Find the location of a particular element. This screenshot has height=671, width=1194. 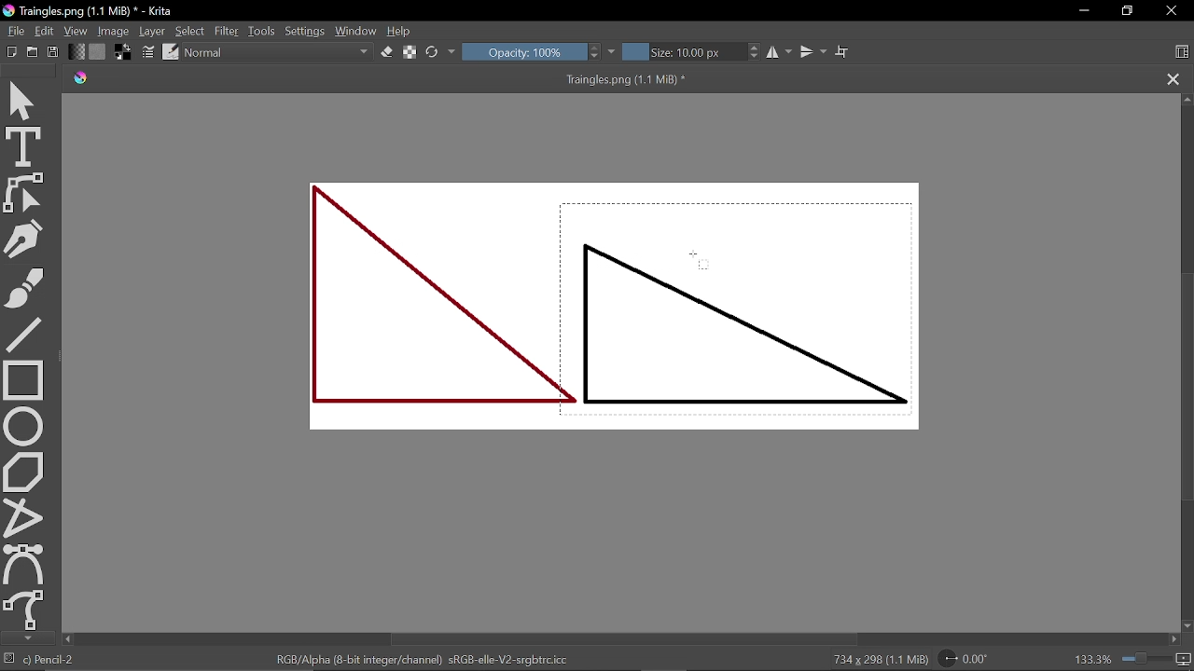

734 x 296 (1.1 MiB) is located at coordinates (877, 659).